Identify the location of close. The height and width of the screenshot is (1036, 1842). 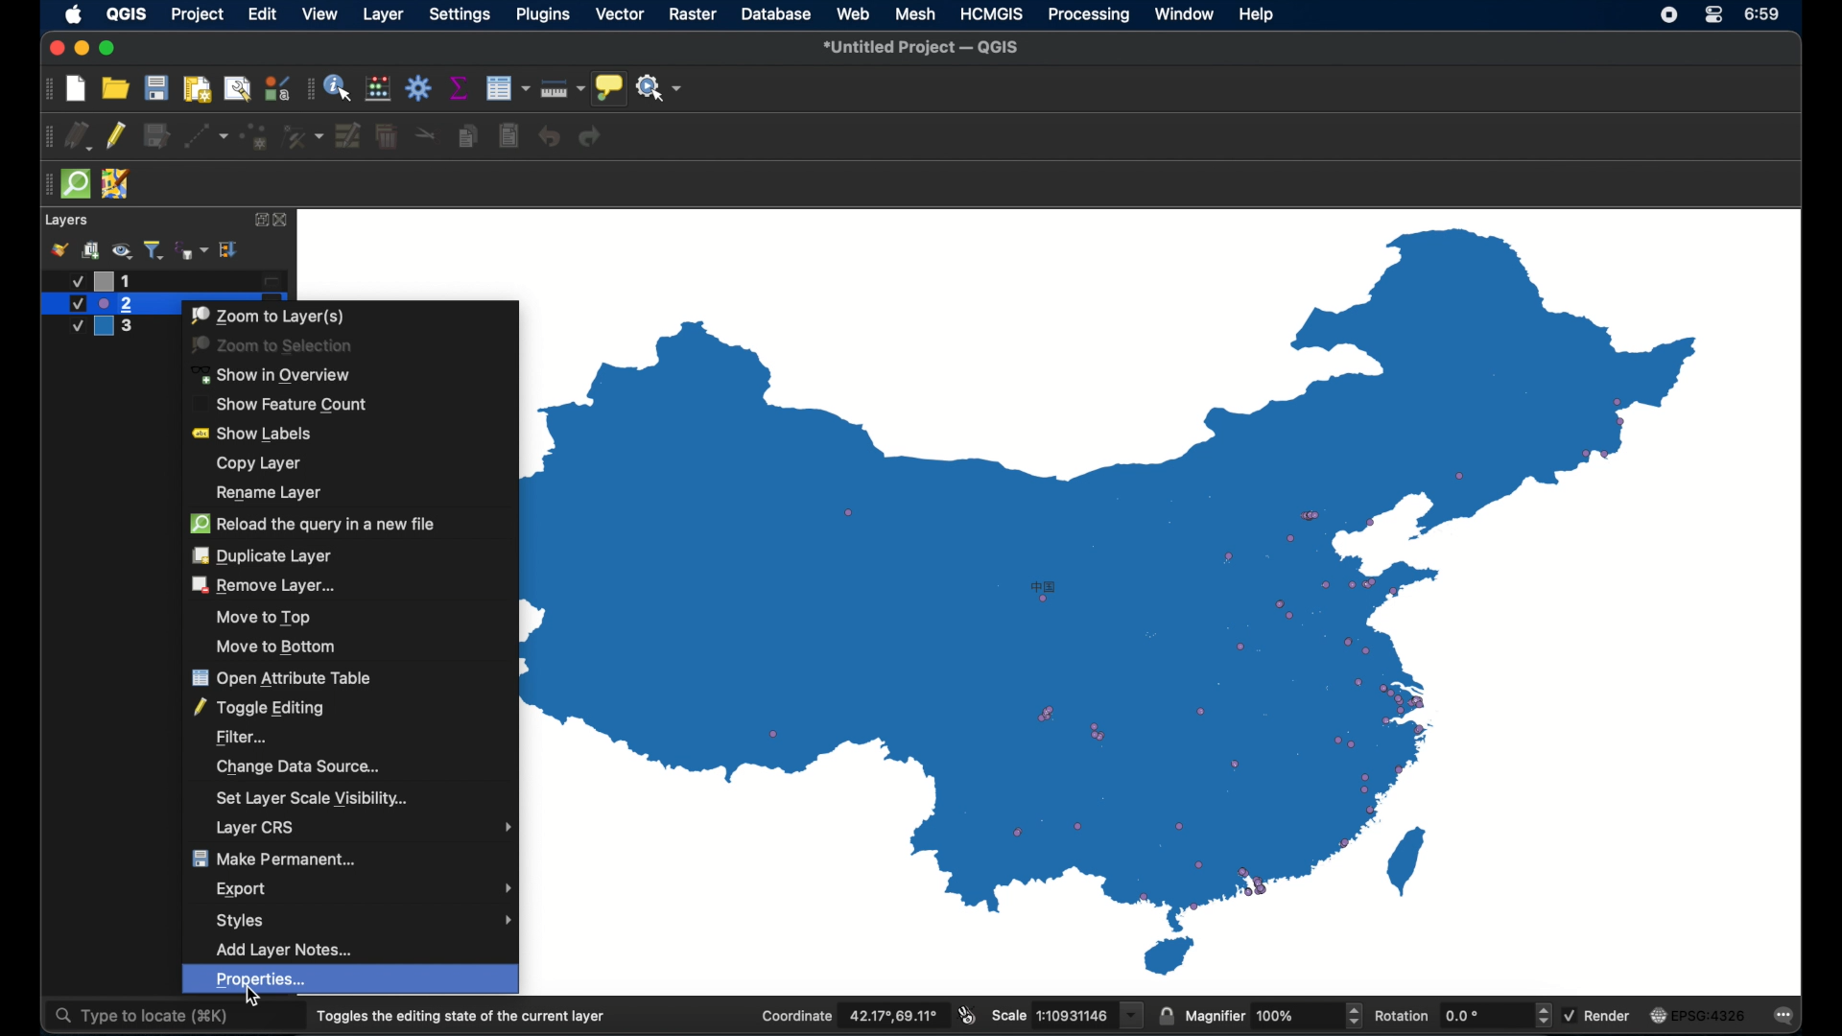
(54, 49).